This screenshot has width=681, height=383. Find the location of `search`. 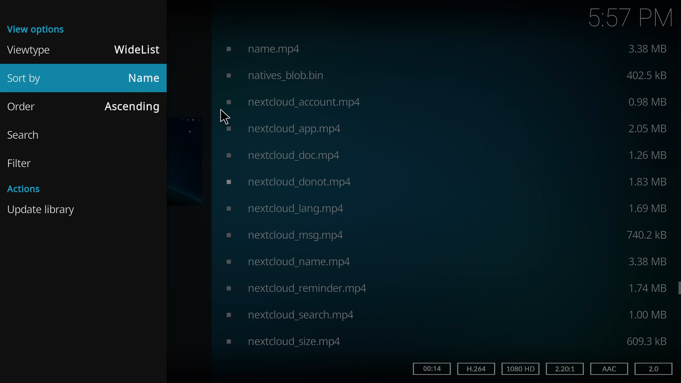

search is located at coordinates (28, 134).